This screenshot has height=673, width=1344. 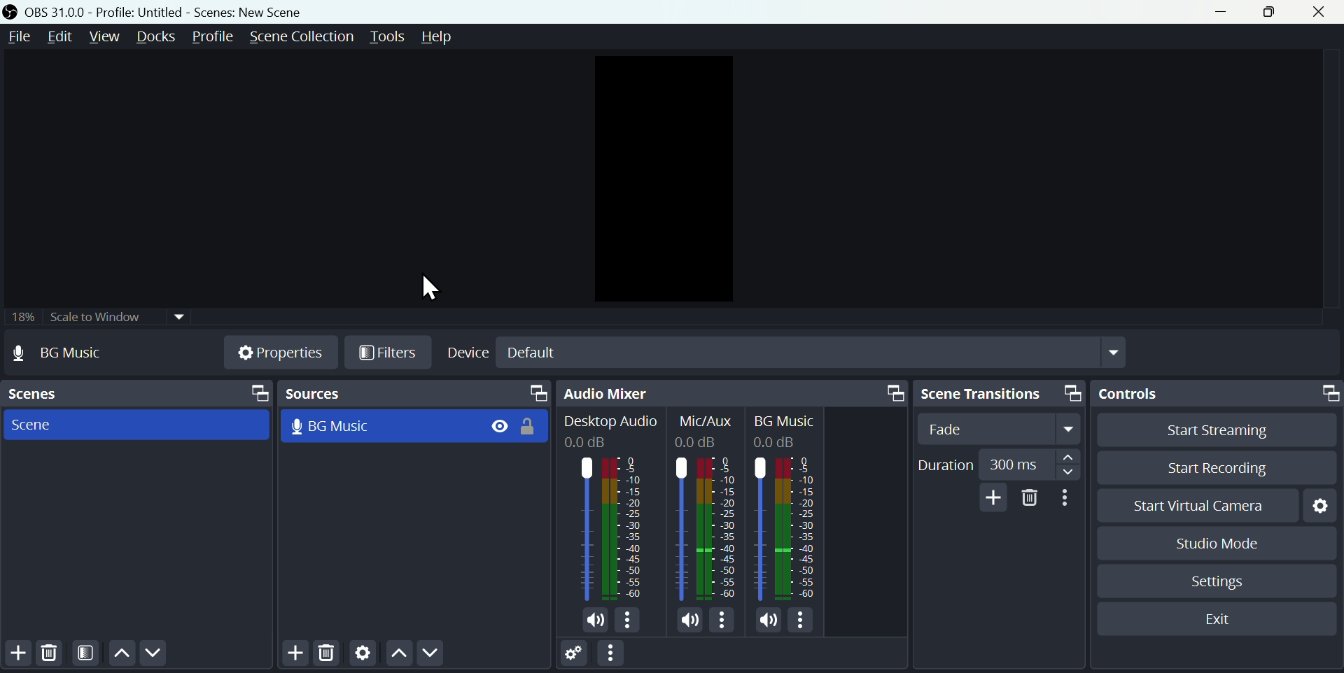 I want to click on Add, so click(x=294, y=655).